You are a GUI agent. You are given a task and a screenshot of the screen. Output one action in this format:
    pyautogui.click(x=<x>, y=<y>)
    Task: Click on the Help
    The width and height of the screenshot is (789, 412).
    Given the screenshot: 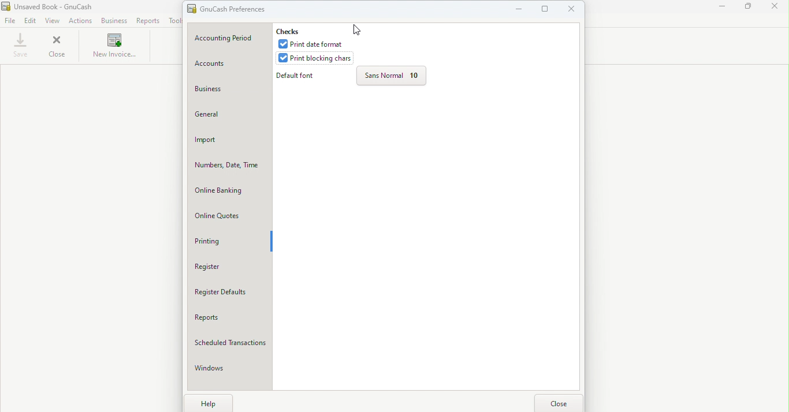 What is the action you would take?
    pyautogui.click(x=209, y=403)
    